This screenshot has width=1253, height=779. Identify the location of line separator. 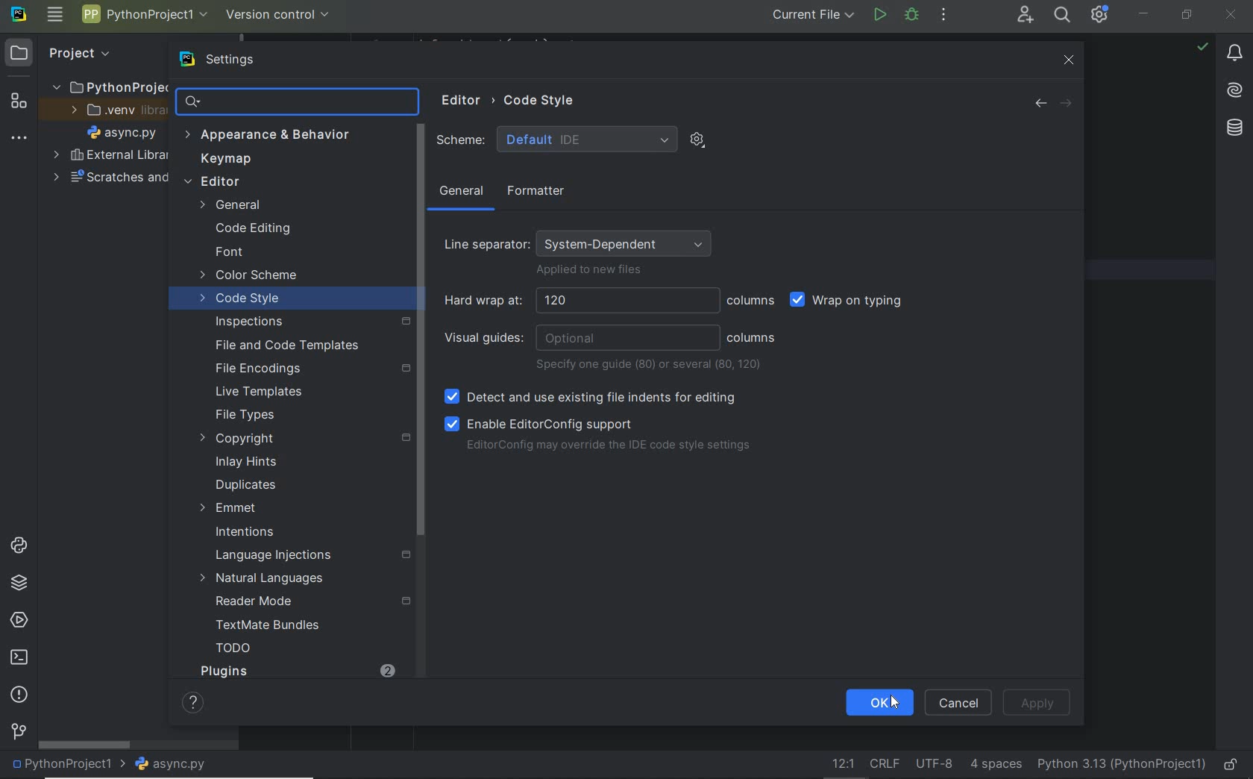
(885, 765).